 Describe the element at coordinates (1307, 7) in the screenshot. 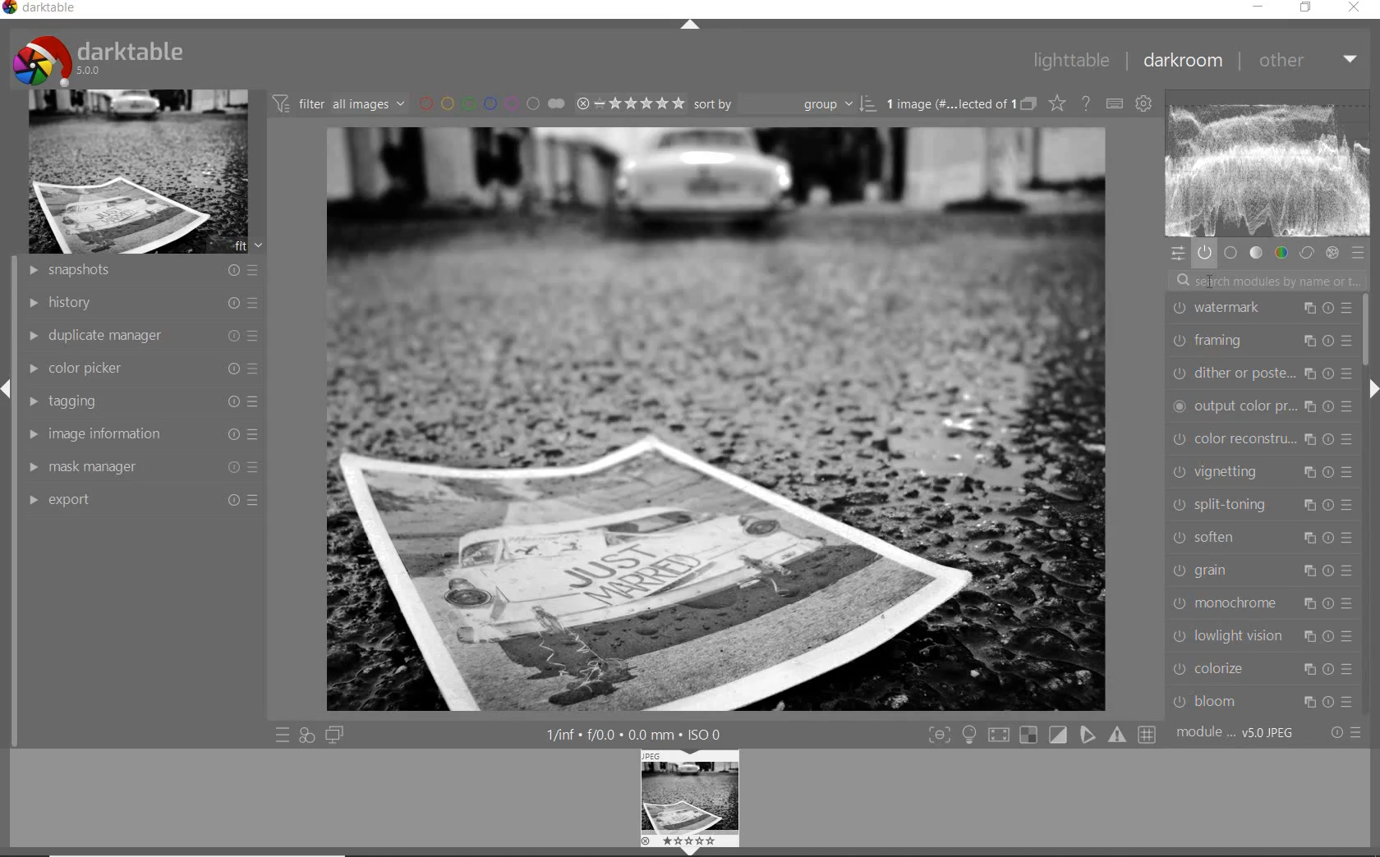

I see `restore` at that location.